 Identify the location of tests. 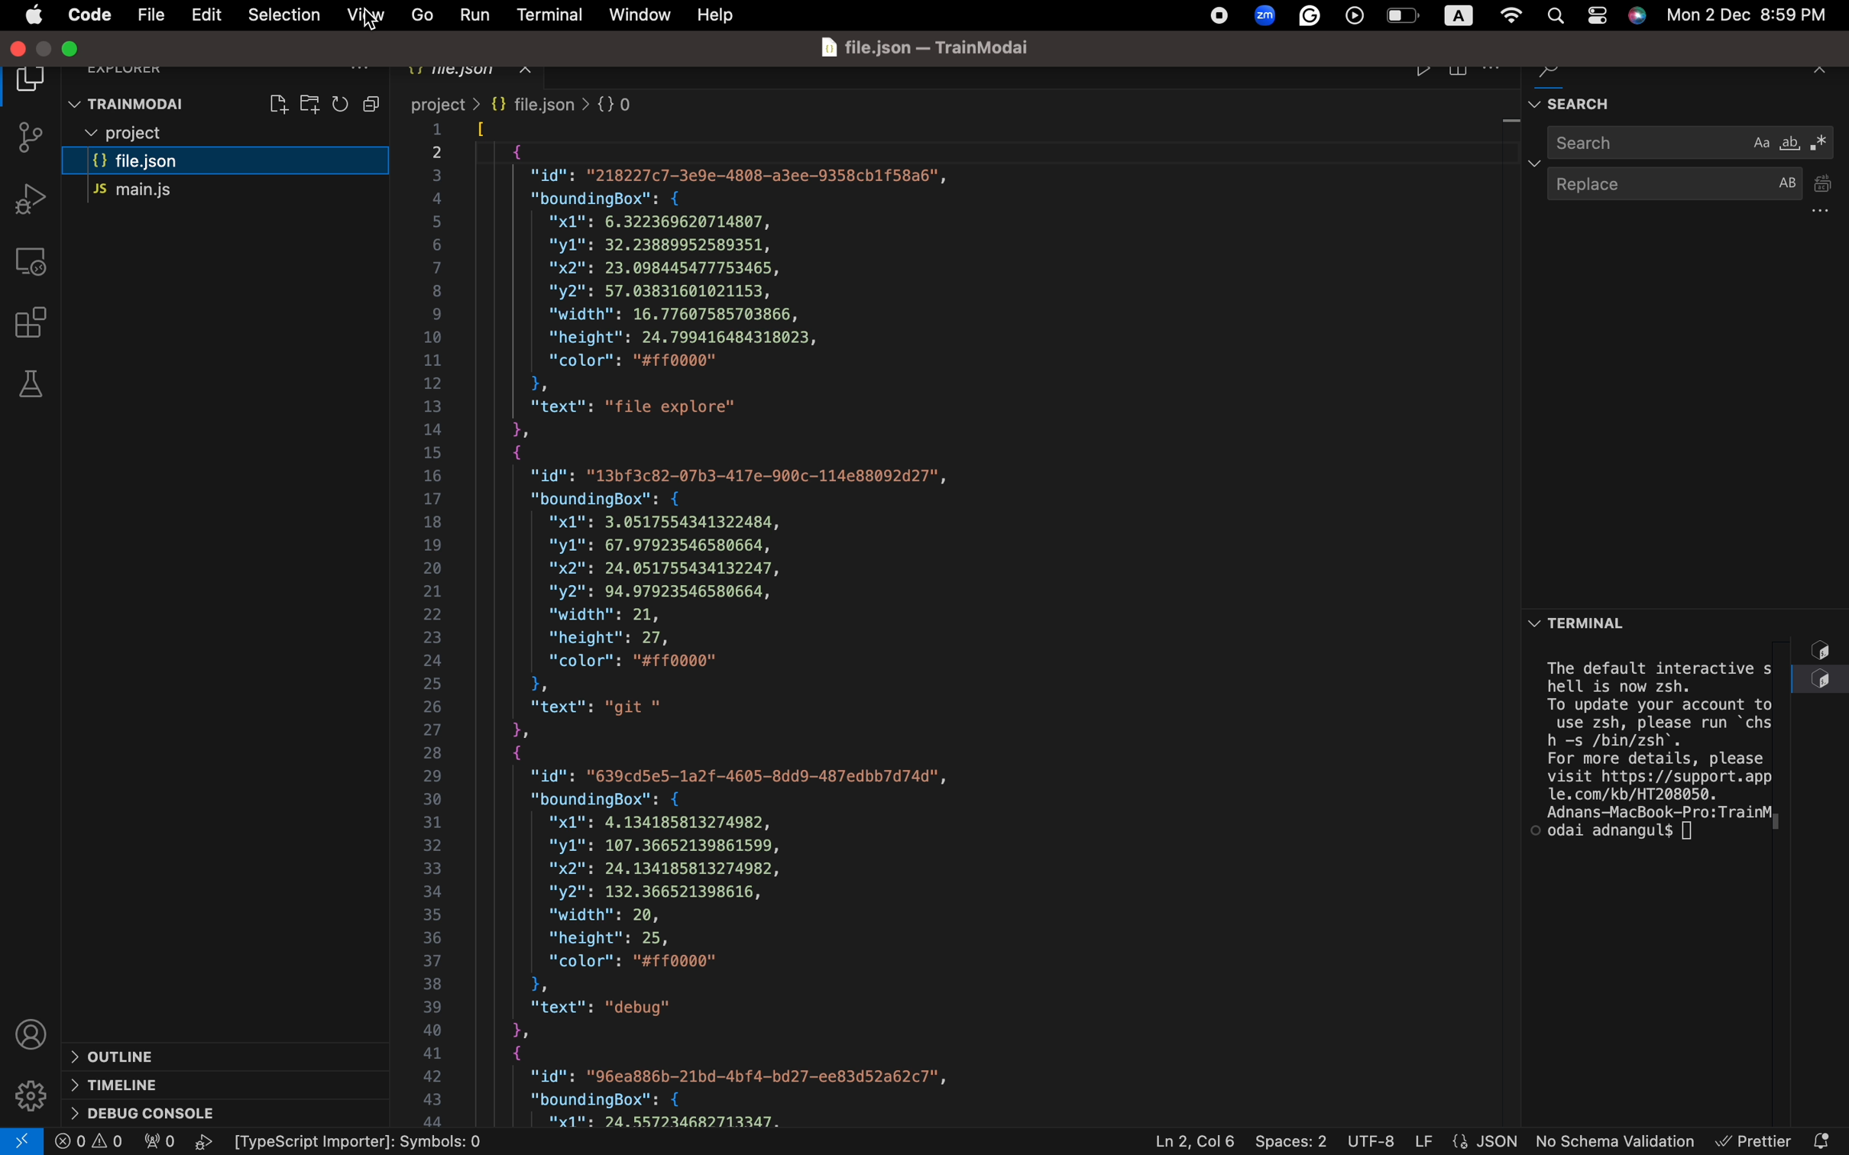
(29, 383).